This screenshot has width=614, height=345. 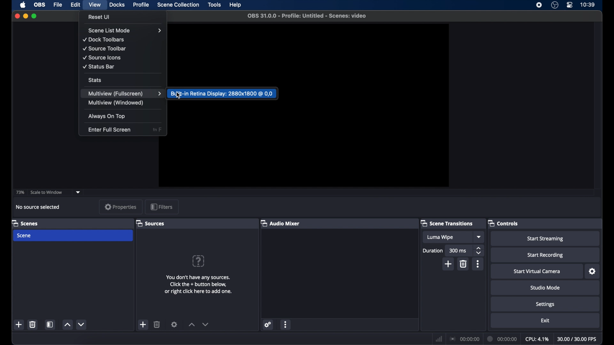 I want to click on file, so click(x=58, y=5).